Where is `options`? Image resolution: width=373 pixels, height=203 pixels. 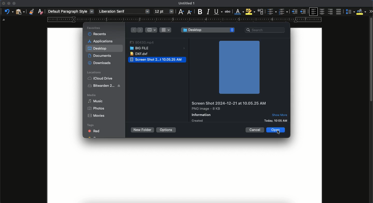 options is located at coordinates (167, 129).